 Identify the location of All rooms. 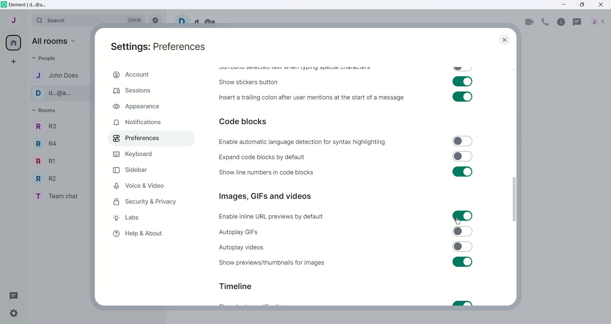
(13, 43).